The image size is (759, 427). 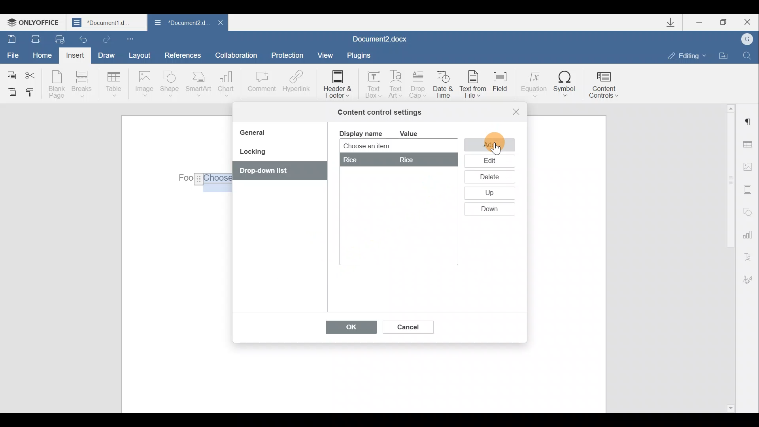 I want to click on Document2 d.., so click(x=181, y=24).